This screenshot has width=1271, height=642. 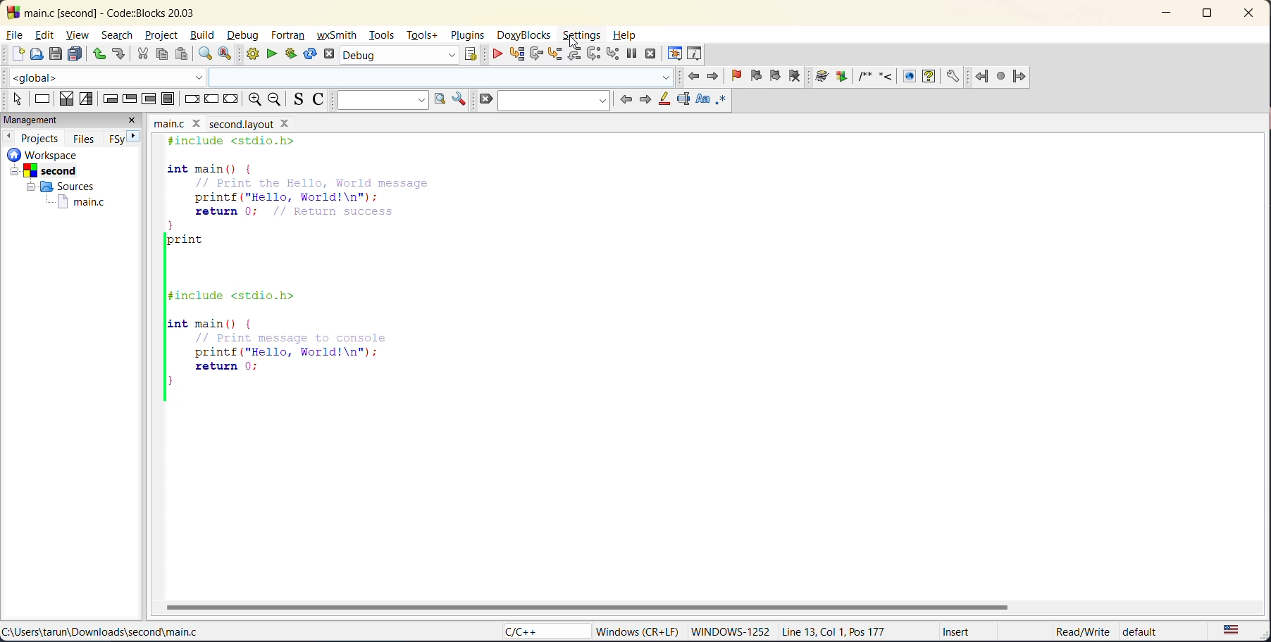 I want to click on Sources, so click(x=57, y=187).